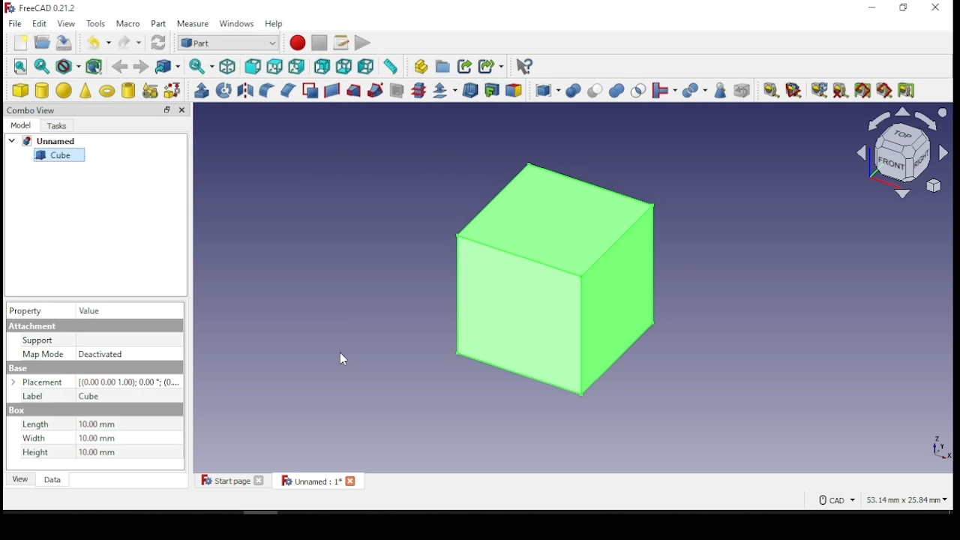  Describe the element at coordinates (158, 43) in the screenshot. I see `refresh` at that location.